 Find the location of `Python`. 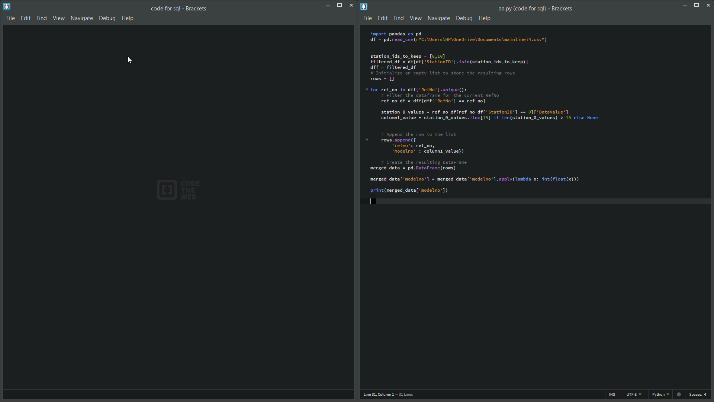

Python is located at coordinates (659, 395).